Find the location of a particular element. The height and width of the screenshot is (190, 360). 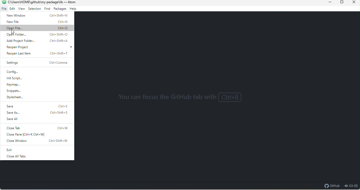

help is located at coordinates (74, 9).